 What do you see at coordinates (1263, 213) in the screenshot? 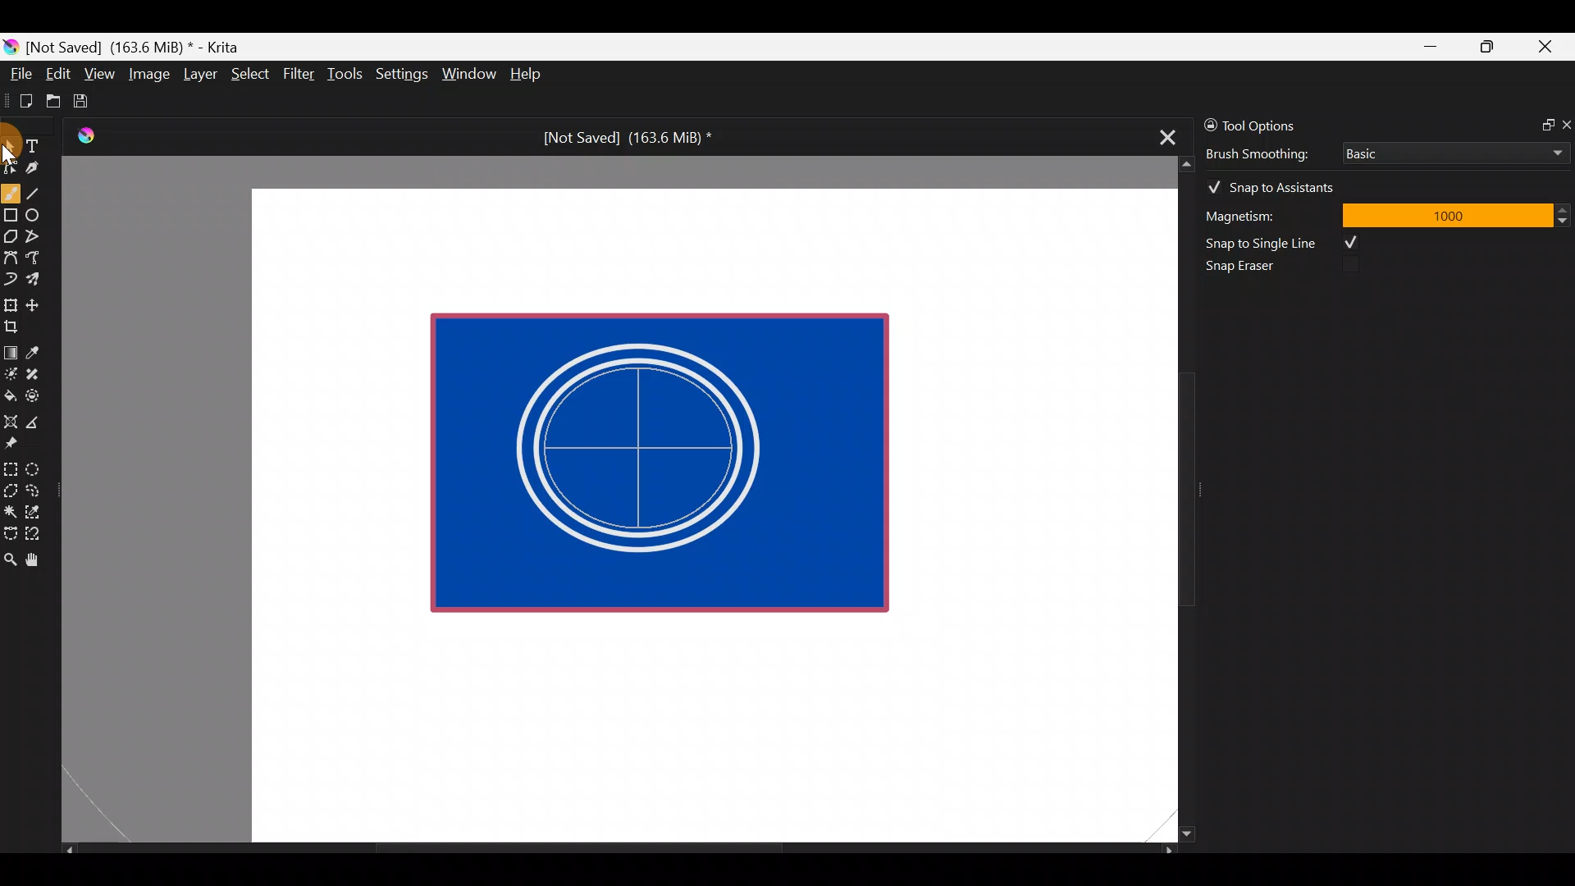
I see `Magnetism` at bounding box center [1263, 213].